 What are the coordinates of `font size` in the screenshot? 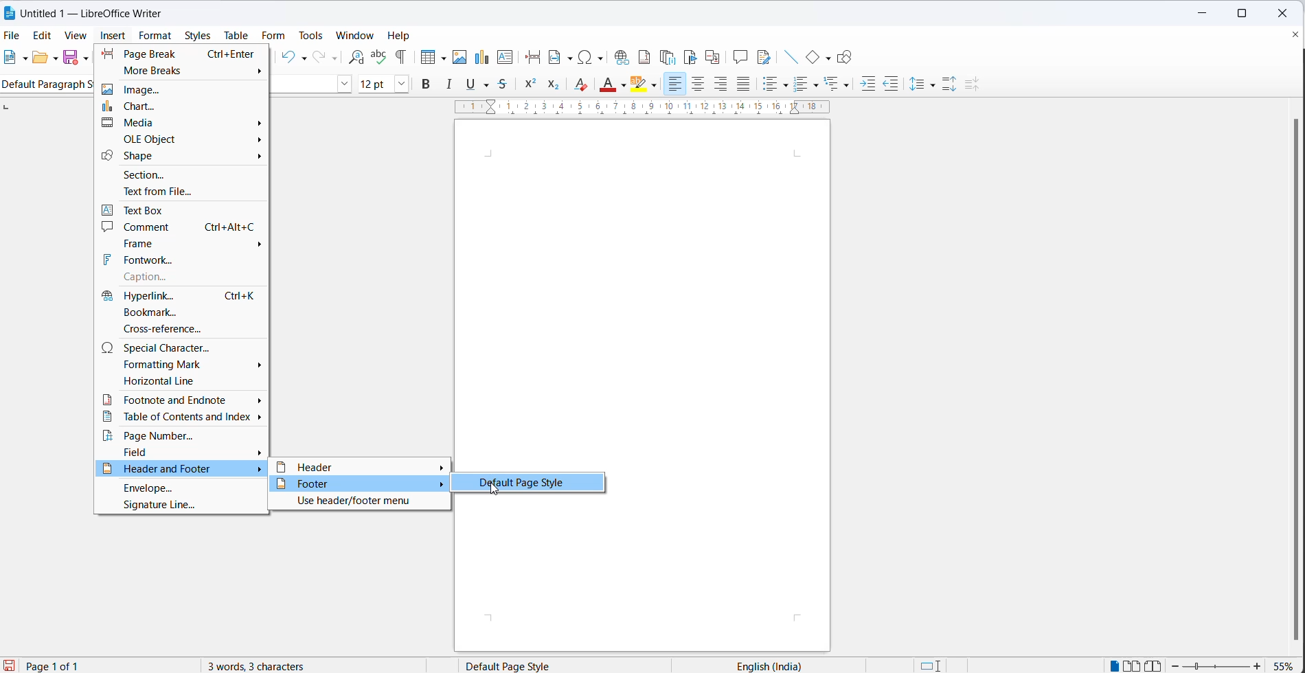 It's located at (375, 84).